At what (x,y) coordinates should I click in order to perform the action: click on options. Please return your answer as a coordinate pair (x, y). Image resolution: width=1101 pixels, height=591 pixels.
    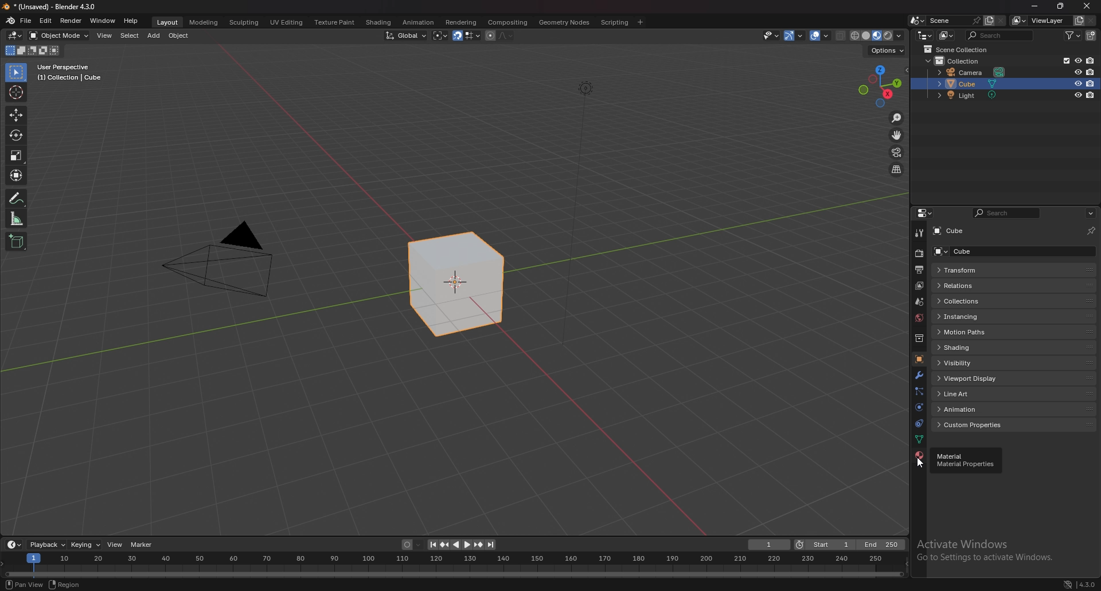
    Looking at the image, I should click on (1090, 213).